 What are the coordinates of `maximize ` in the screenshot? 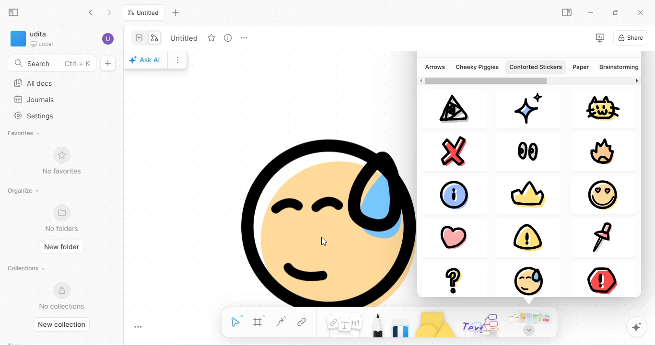 It's located at (615, 12).